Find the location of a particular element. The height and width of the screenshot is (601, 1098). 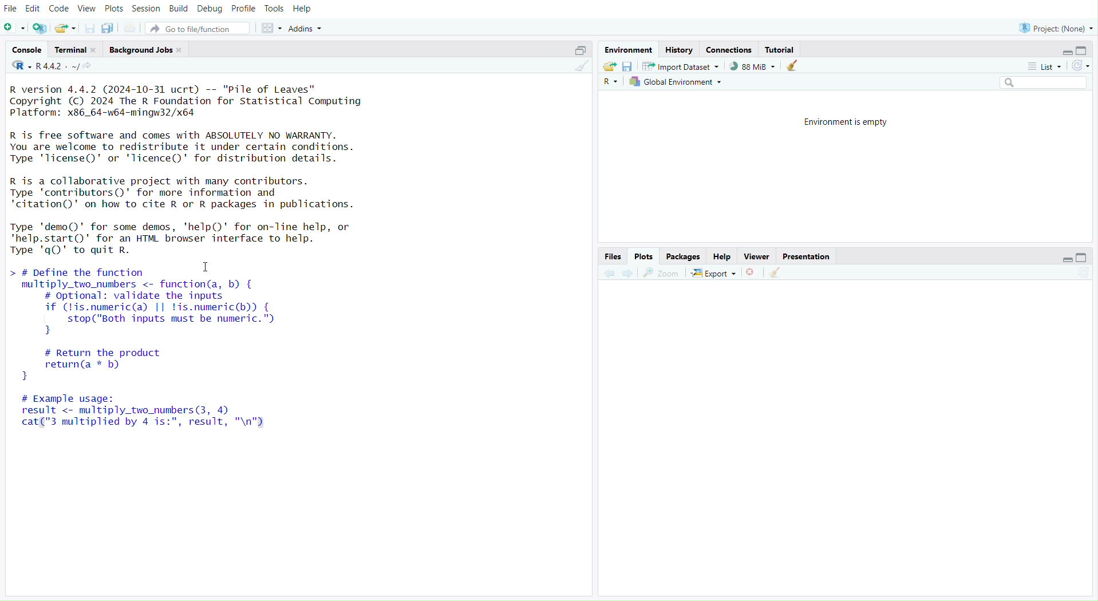

Tutorial is located at coordinates (780, 49).